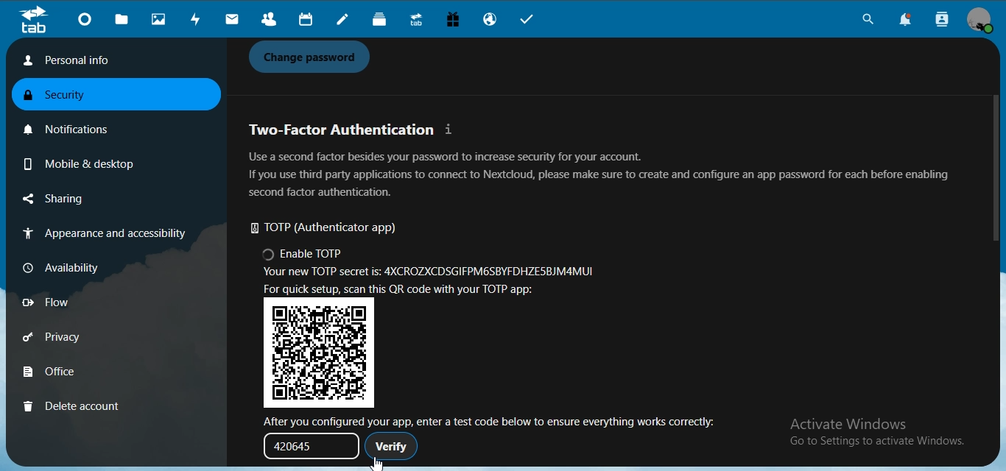  What do you see at coordinates (943, 20) in the screenshot?
I see `search contacts` at bounding box center [943, 20].